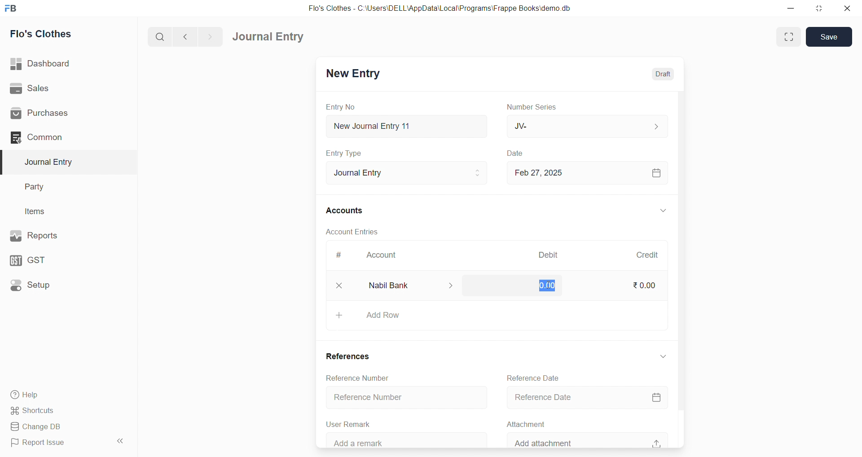 This screenshot has height=457, width=862. I want to click on Journal Entry, so click(408, 173).